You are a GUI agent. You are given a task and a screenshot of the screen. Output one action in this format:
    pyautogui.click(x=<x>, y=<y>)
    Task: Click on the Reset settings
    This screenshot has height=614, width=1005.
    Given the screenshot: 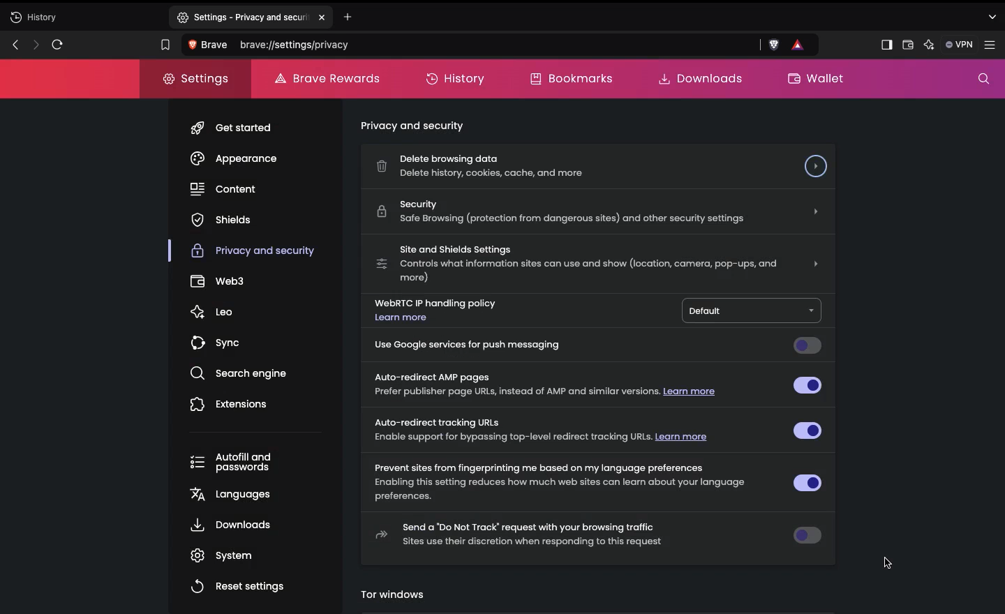 What is the action you would take?
    pyautogui.click(x=237, y=586)
    